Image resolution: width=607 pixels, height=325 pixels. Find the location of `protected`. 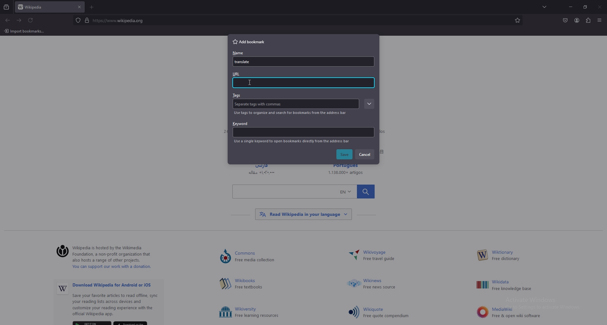

protected is located at coordinates (78, 20).